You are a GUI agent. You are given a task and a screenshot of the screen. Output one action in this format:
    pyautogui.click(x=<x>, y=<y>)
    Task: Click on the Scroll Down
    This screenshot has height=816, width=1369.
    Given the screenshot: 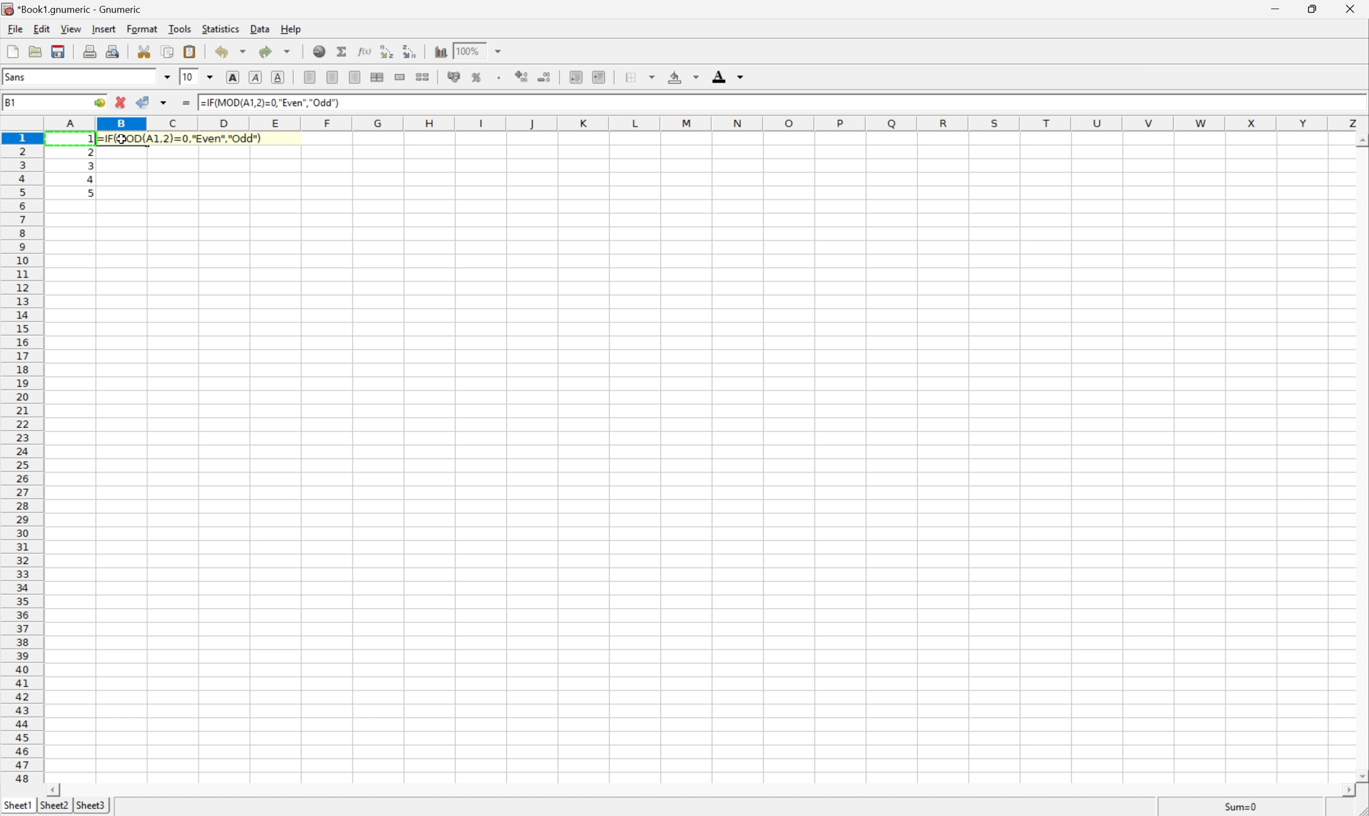 What is the action you would take?
    pyautogui.click(x=1360, y=774)
    